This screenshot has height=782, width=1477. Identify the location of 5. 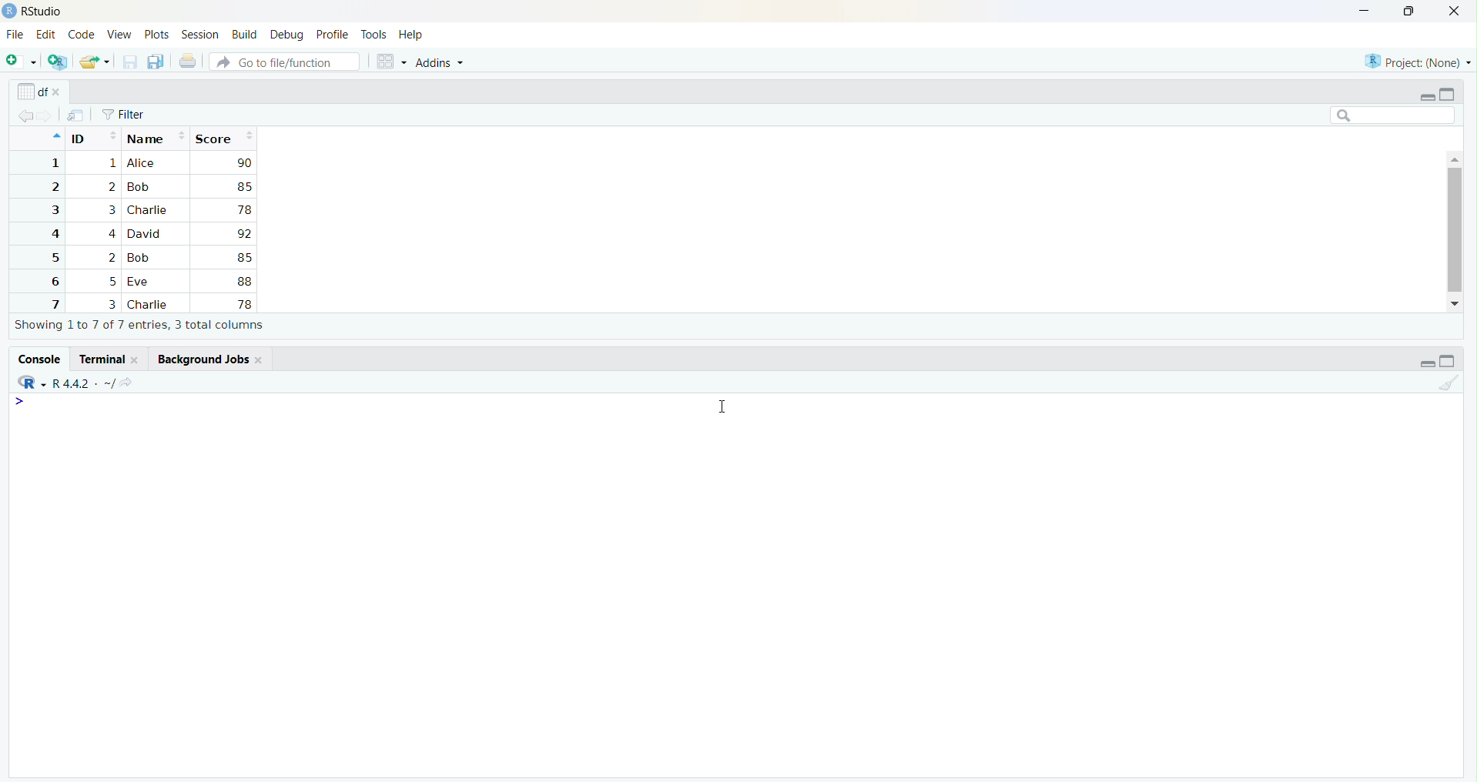
(113, 282).